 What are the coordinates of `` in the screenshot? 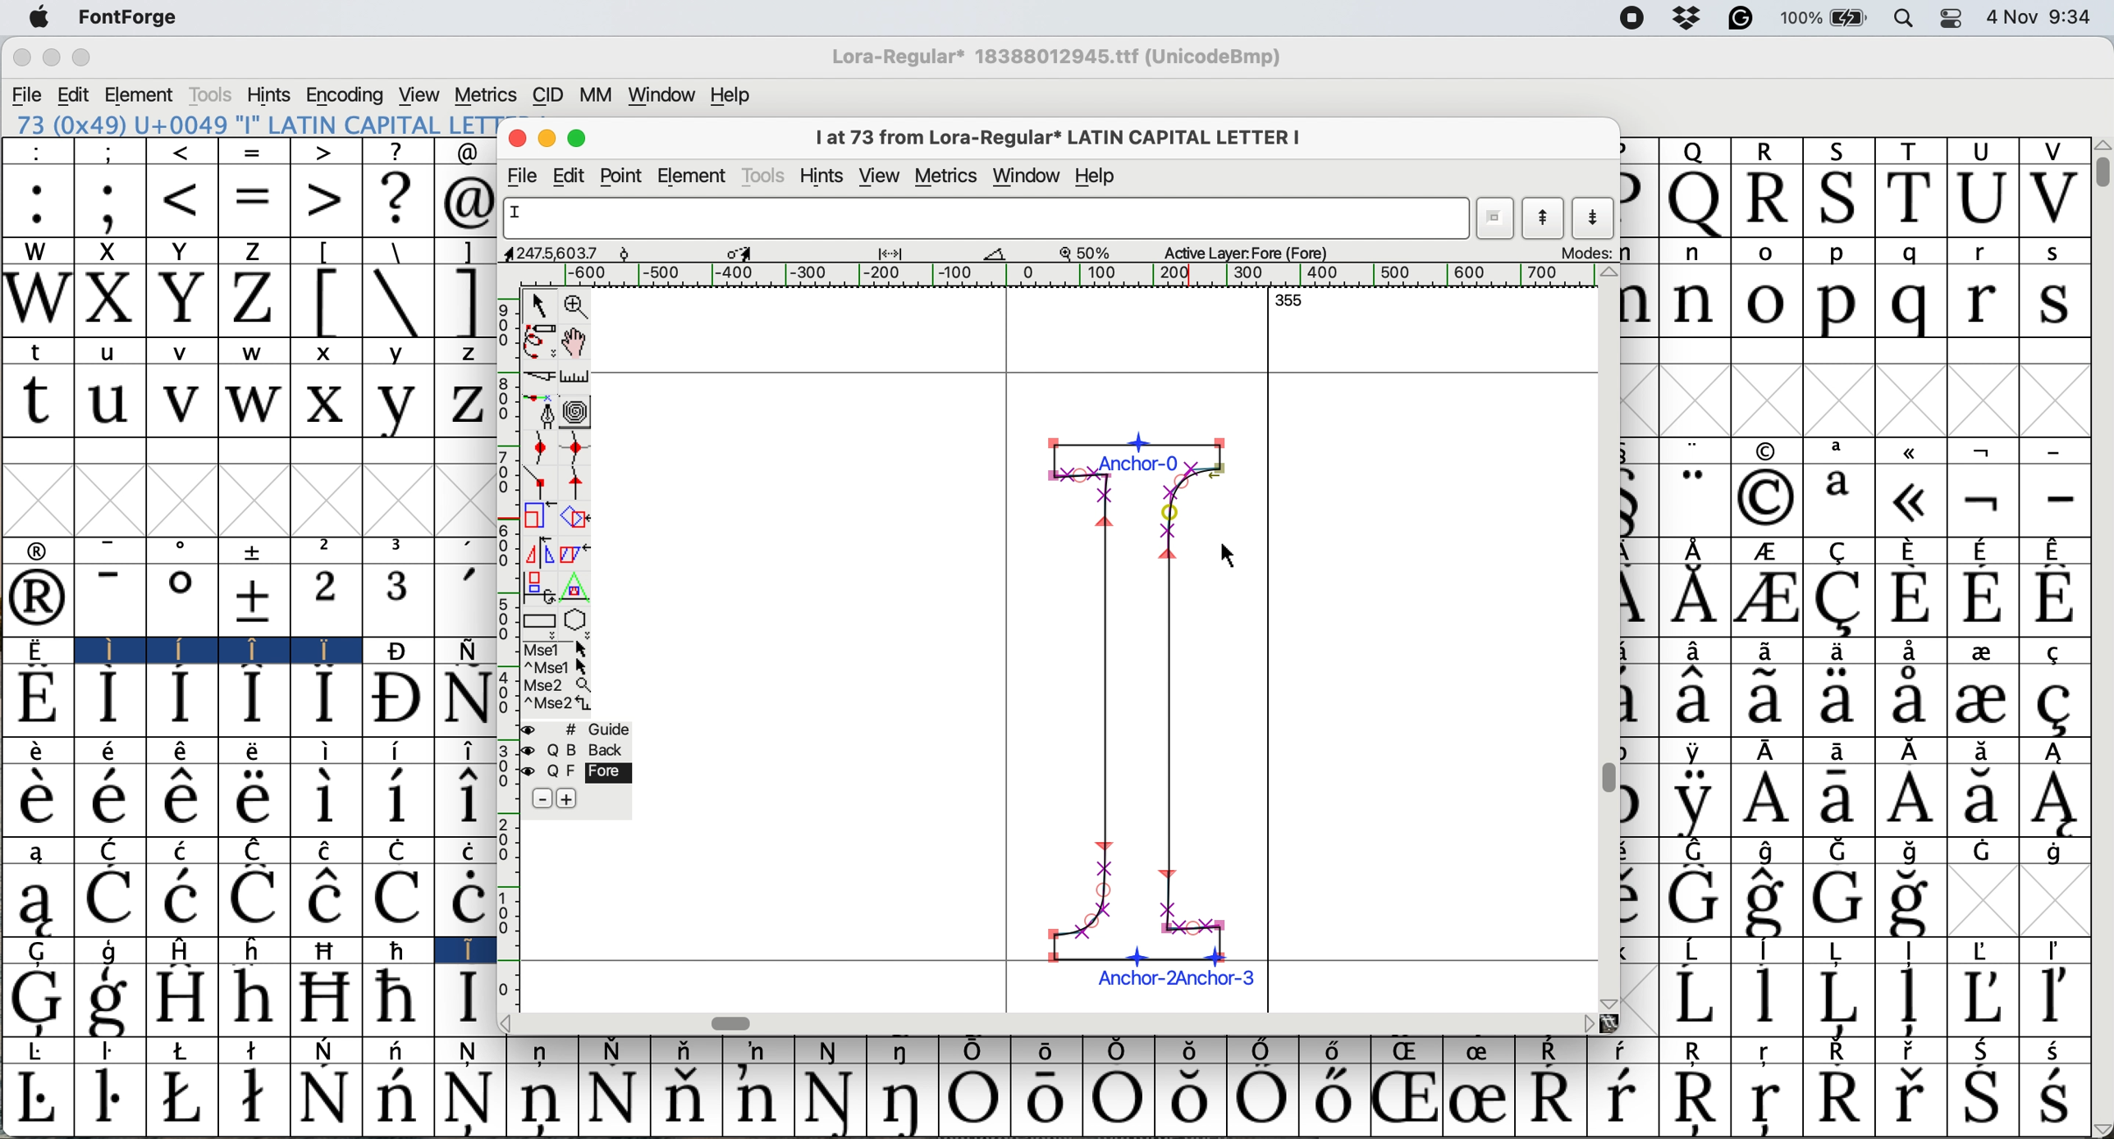 It's located at (740, 252).